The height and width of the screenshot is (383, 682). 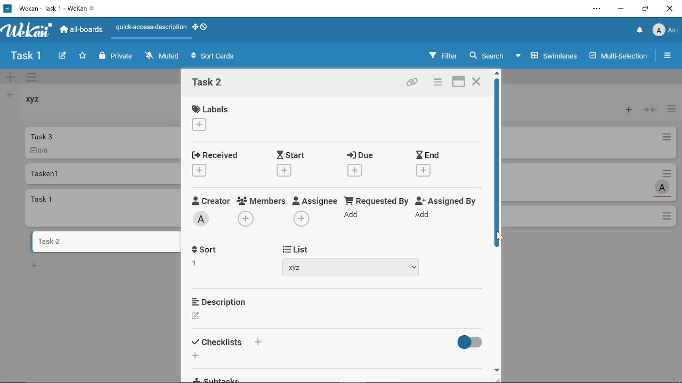 I want to click on Labels, so click(x=211, y=108).